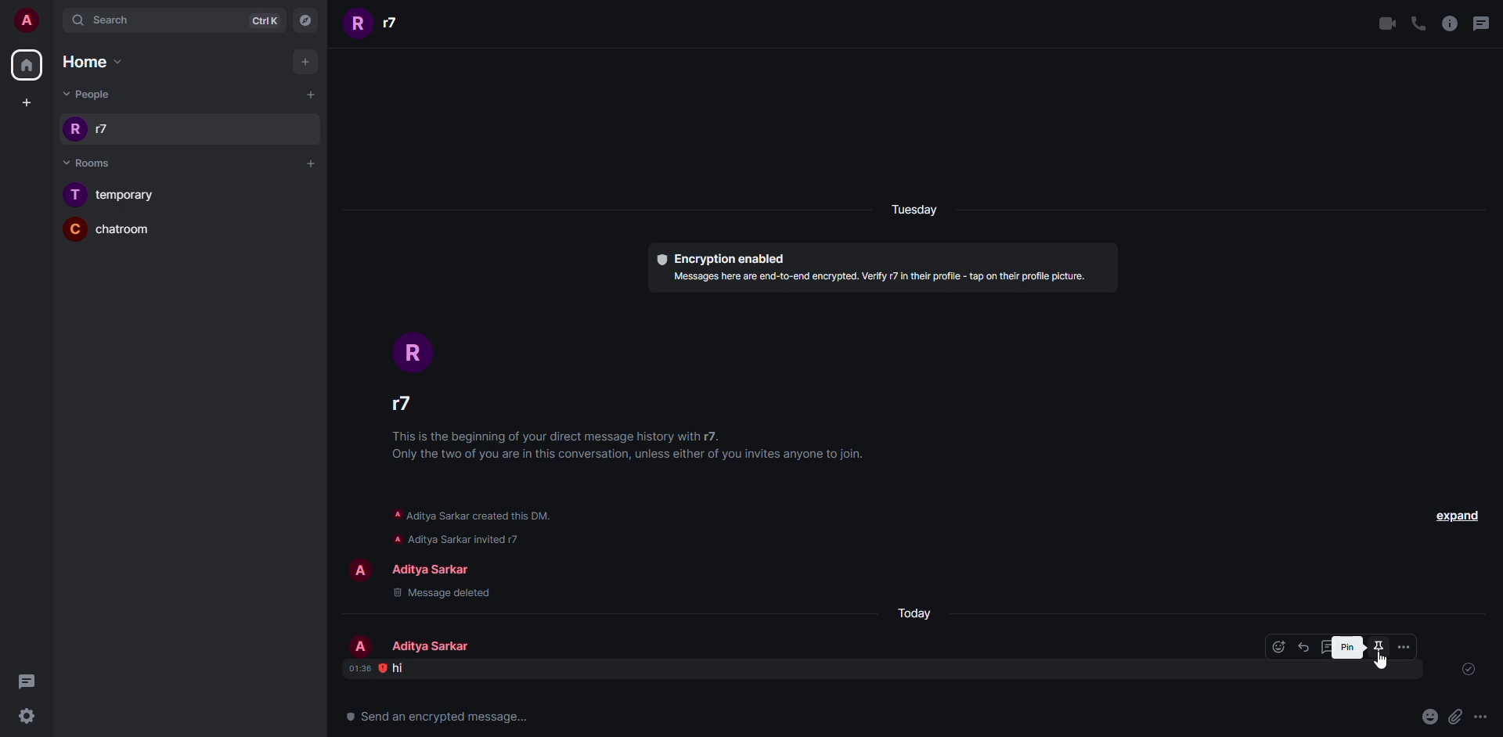  I want to click on people, so click(405, 406).